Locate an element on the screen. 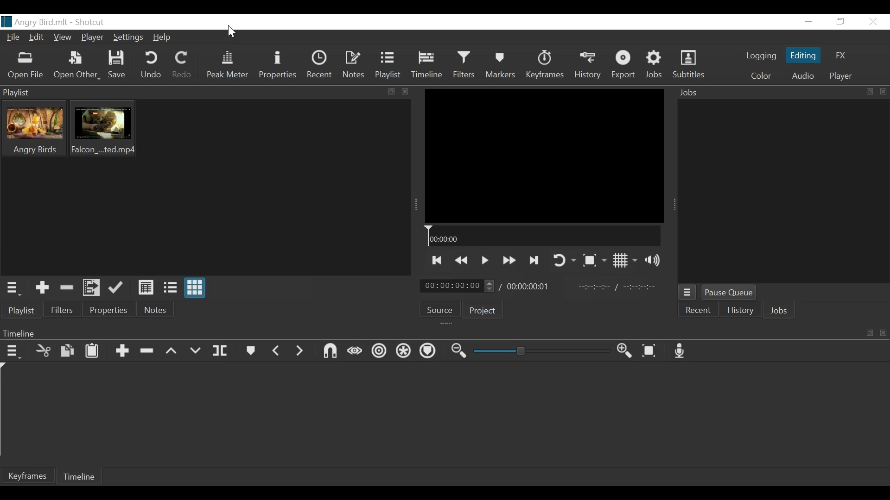  Play forward quickly is located at coordinates (509, 260).